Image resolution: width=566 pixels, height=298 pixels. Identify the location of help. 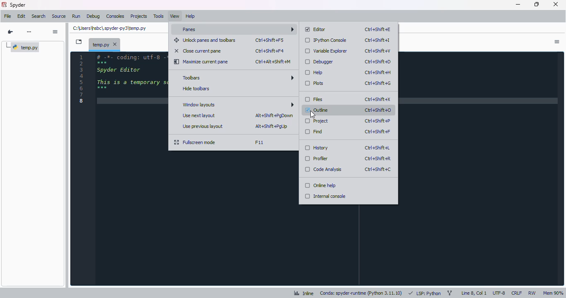
(190, 17).